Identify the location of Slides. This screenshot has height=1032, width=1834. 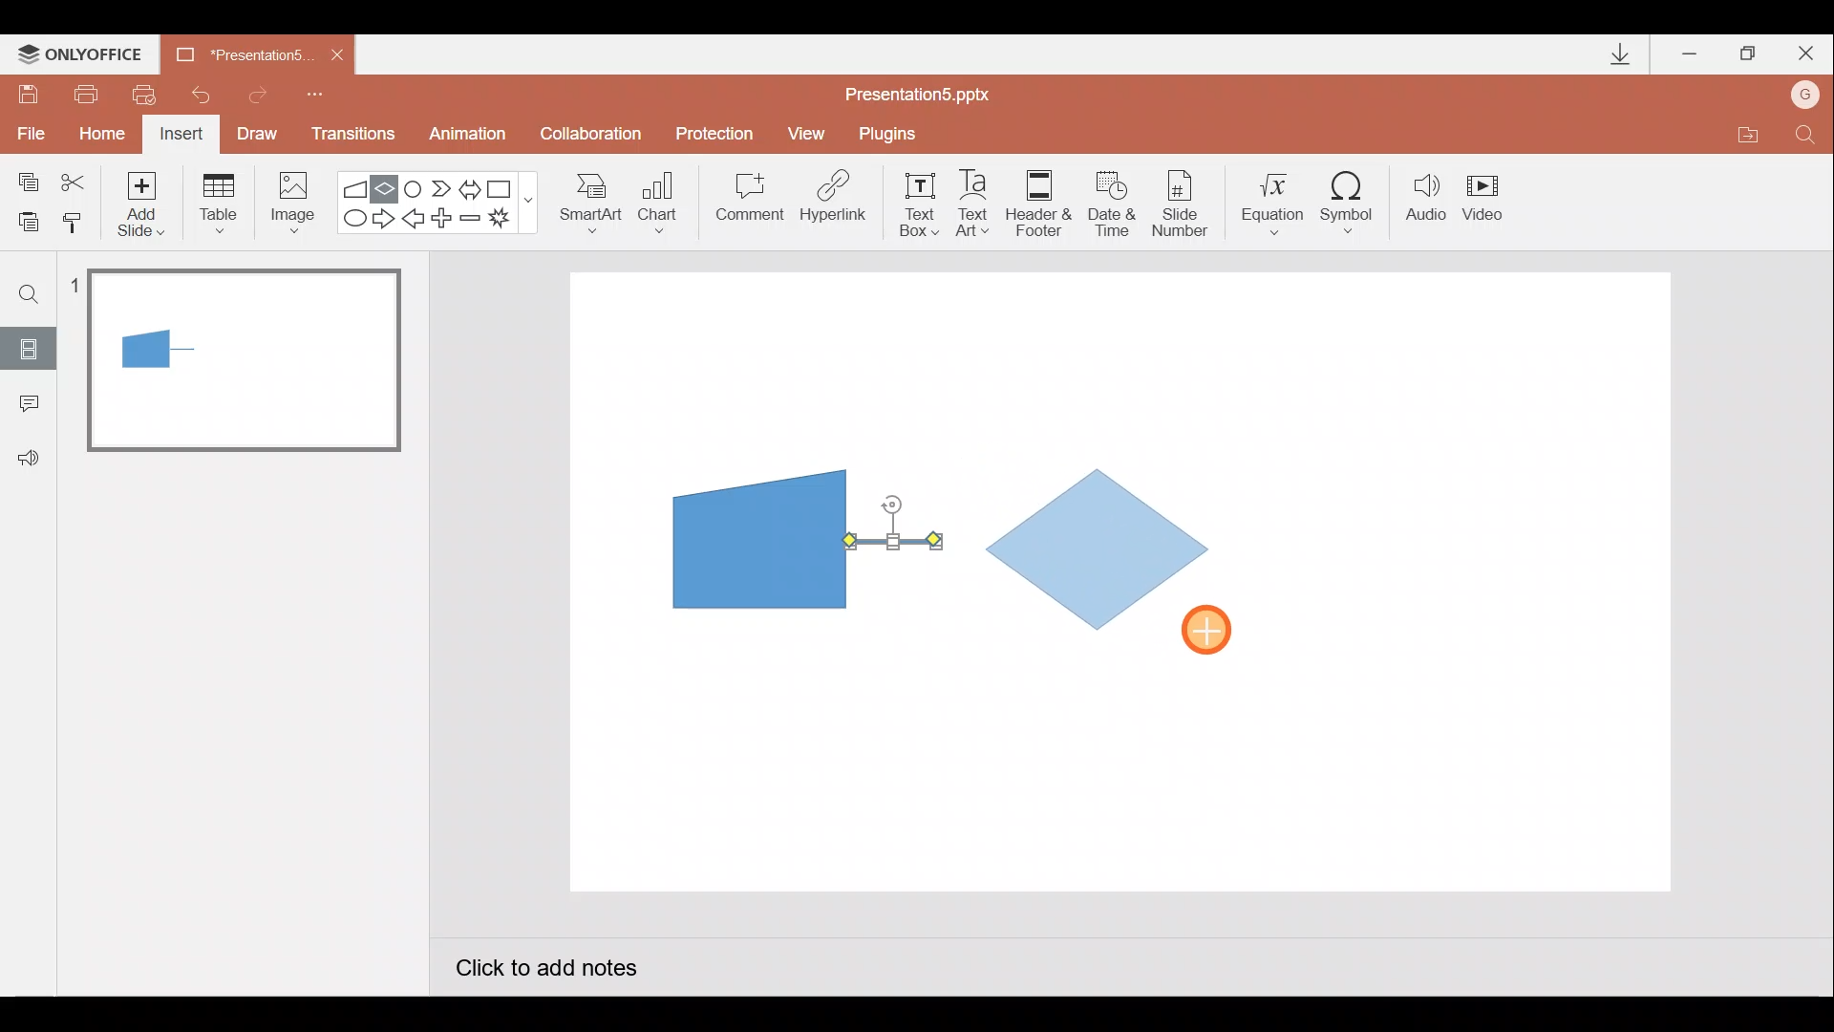
(28, 348).